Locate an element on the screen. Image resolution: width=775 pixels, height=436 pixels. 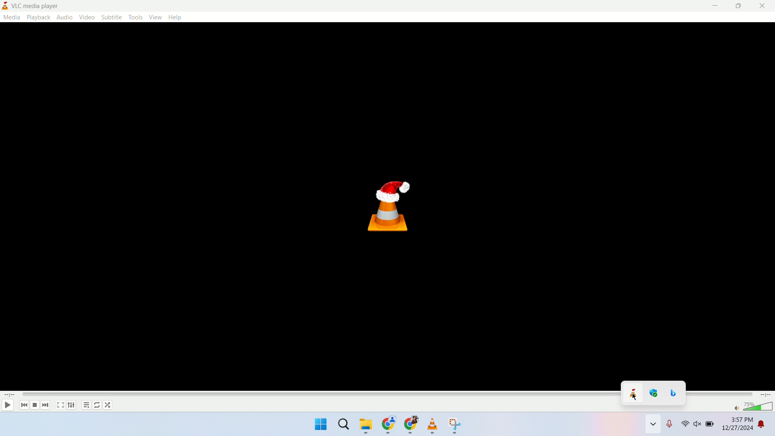
snipping tool is located at coordinates (456, 426).